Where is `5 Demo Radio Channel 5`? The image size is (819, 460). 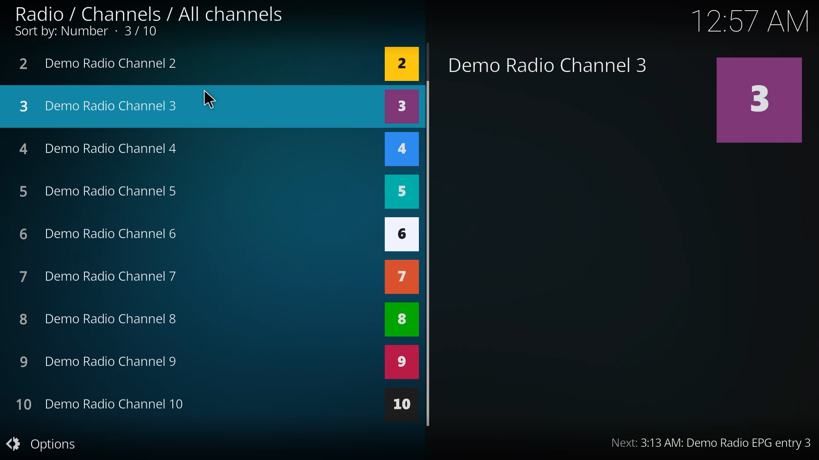
5 Demo Radio Channel 5 is located at coordinates (98, 191).